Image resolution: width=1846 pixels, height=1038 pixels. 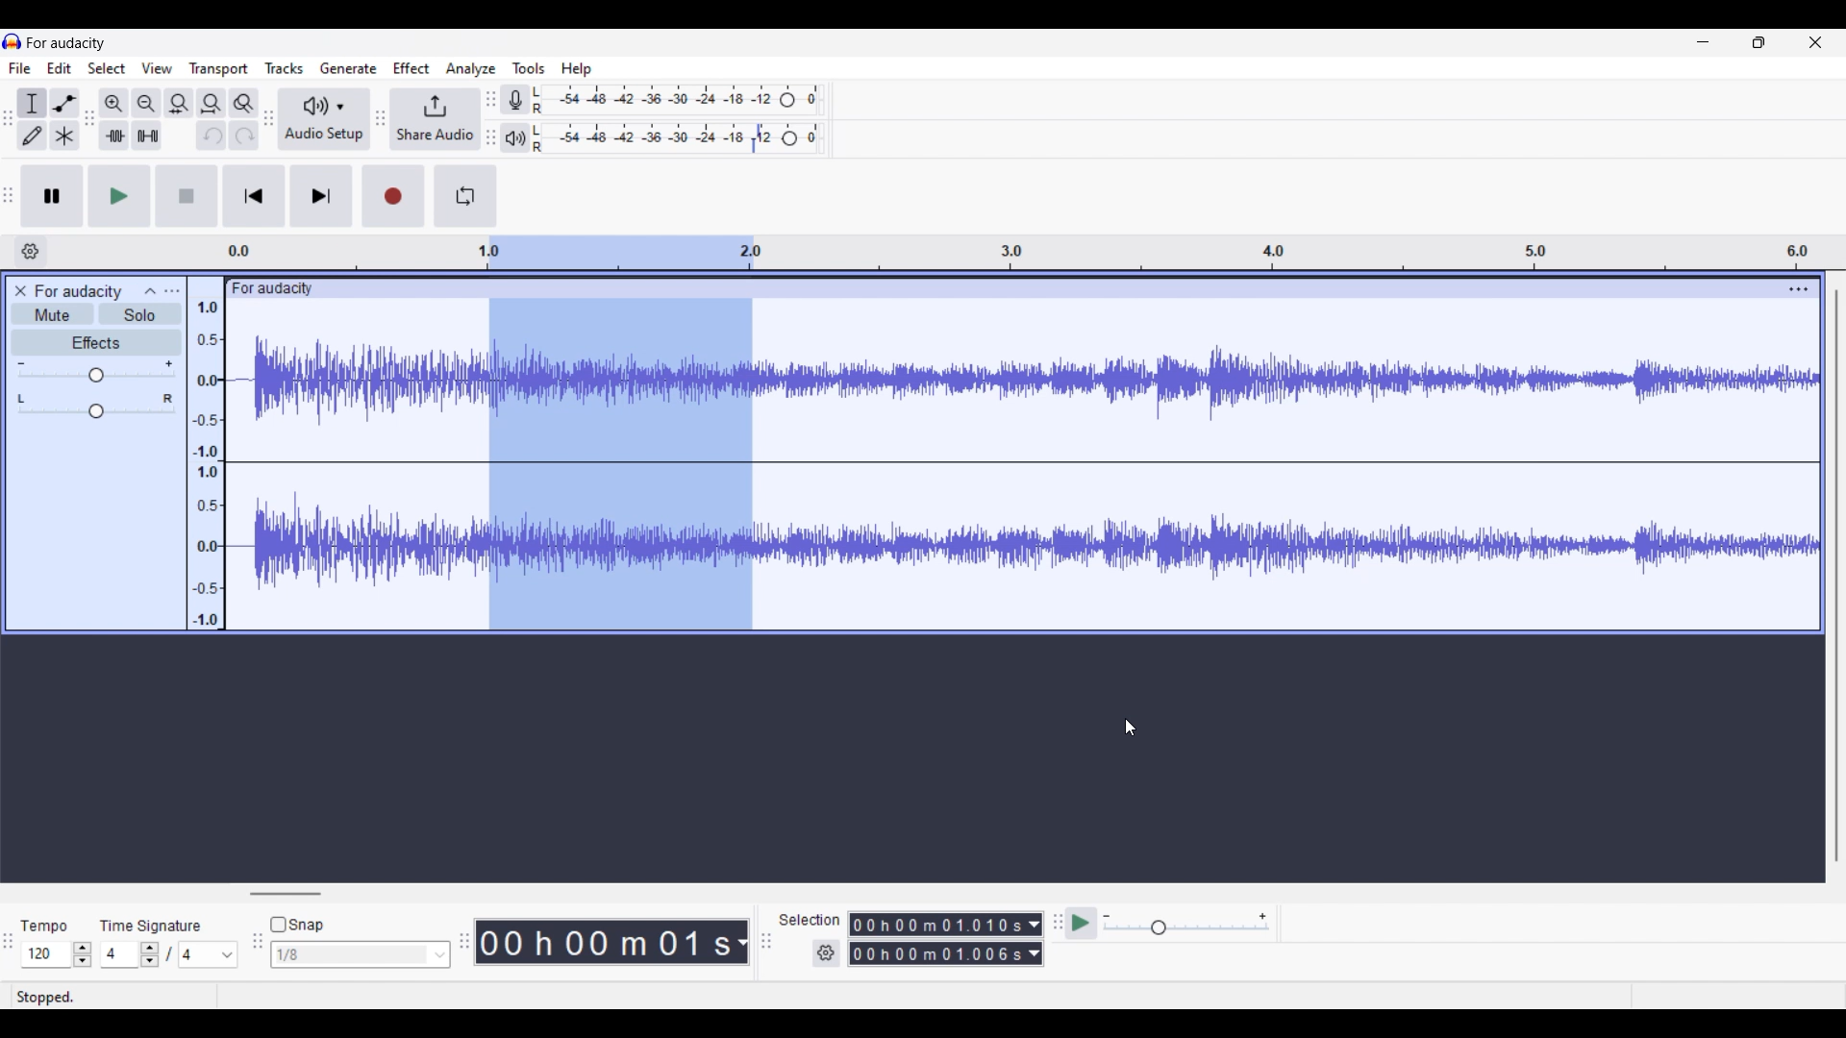 What do you see at coordinates (114, 136) in the screenshot?
I see `Trim audio outside selection` at bounding box center [114, 136].